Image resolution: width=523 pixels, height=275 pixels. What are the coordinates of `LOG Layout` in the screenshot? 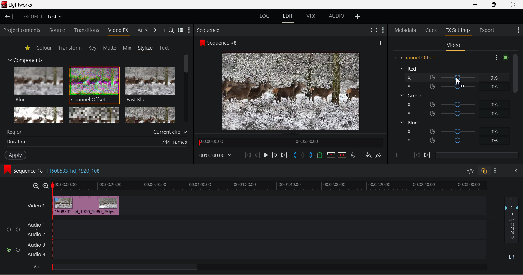 It's located at (265, 17).